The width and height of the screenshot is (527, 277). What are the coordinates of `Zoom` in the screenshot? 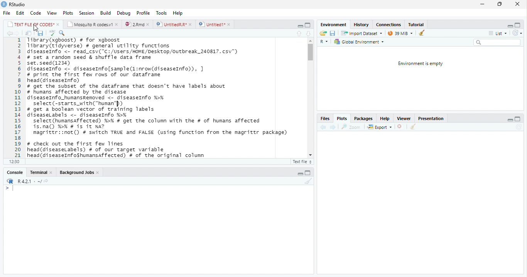 It's located at (351, 126).